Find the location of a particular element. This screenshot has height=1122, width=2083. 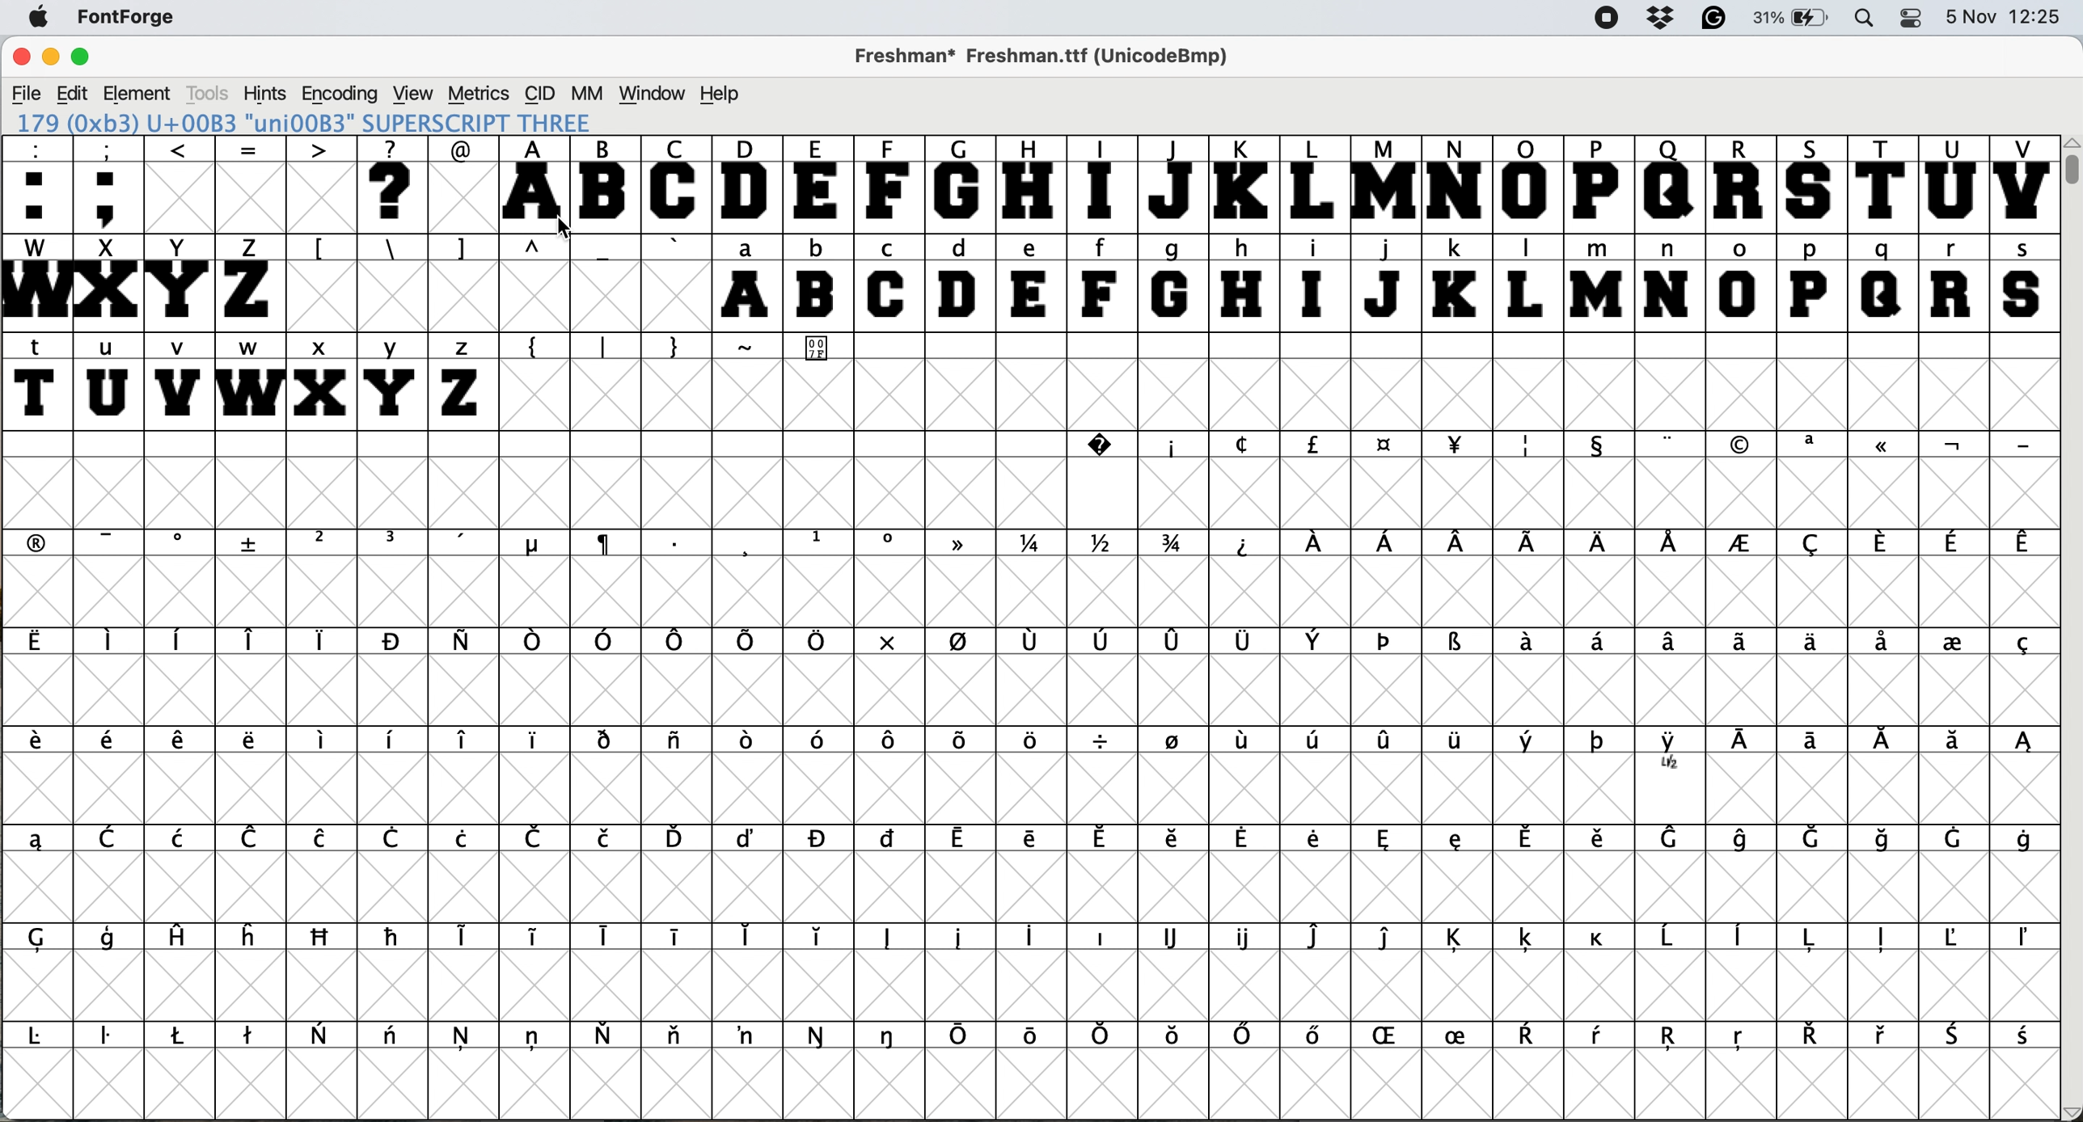

symbol is located at coordinates (746, 839).